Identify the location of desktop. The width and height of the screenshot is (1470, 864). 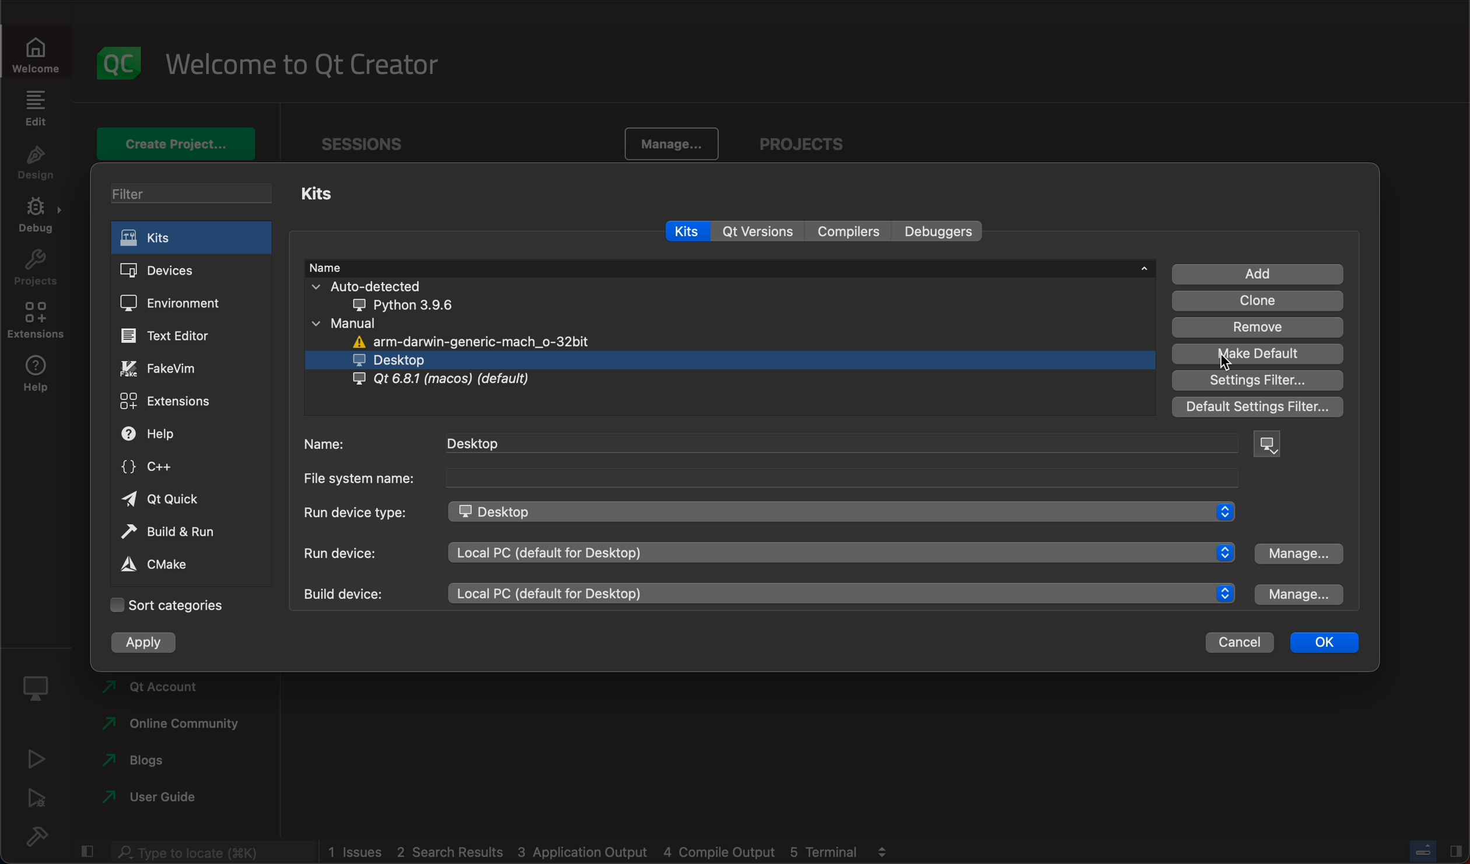
(841, 514).